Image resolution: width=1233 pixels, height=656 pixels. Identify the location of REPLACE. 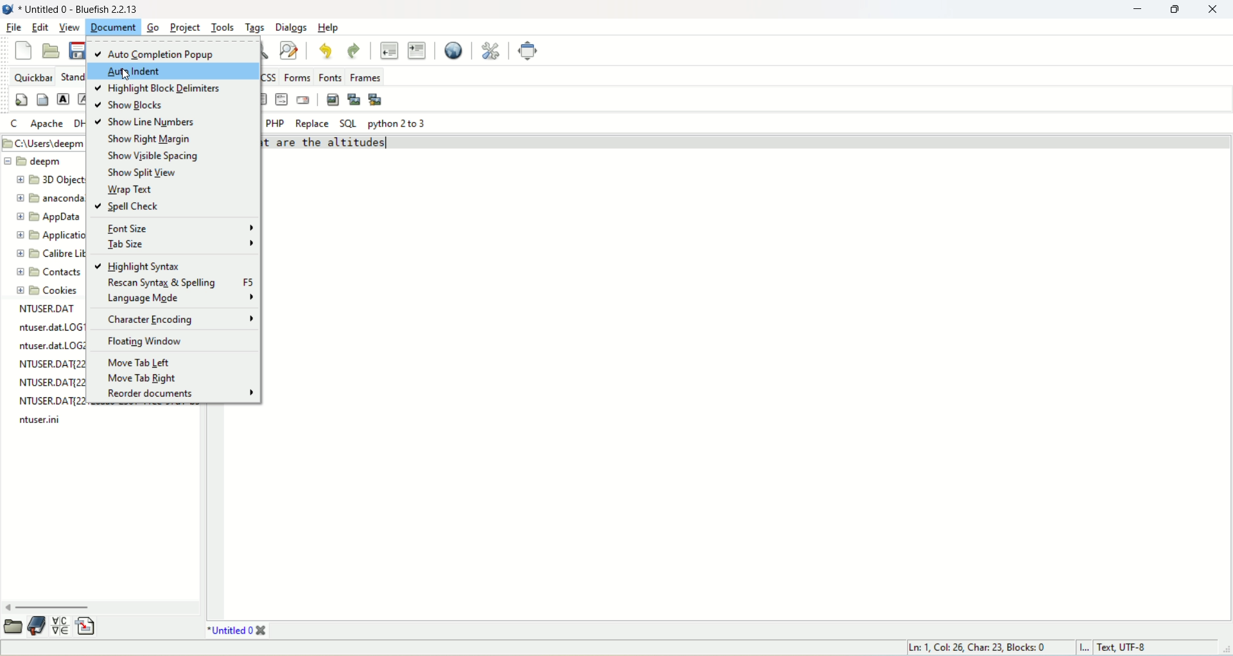
(313, 123).